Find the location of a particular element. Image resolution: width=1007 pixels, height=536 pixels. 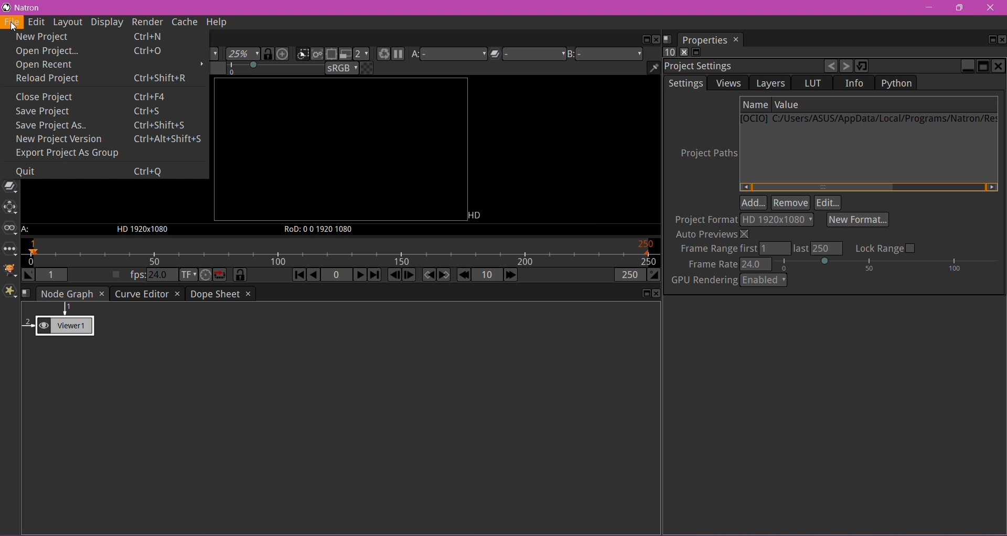

Manage the layouts for this pane is located at coordinates (28, 294).